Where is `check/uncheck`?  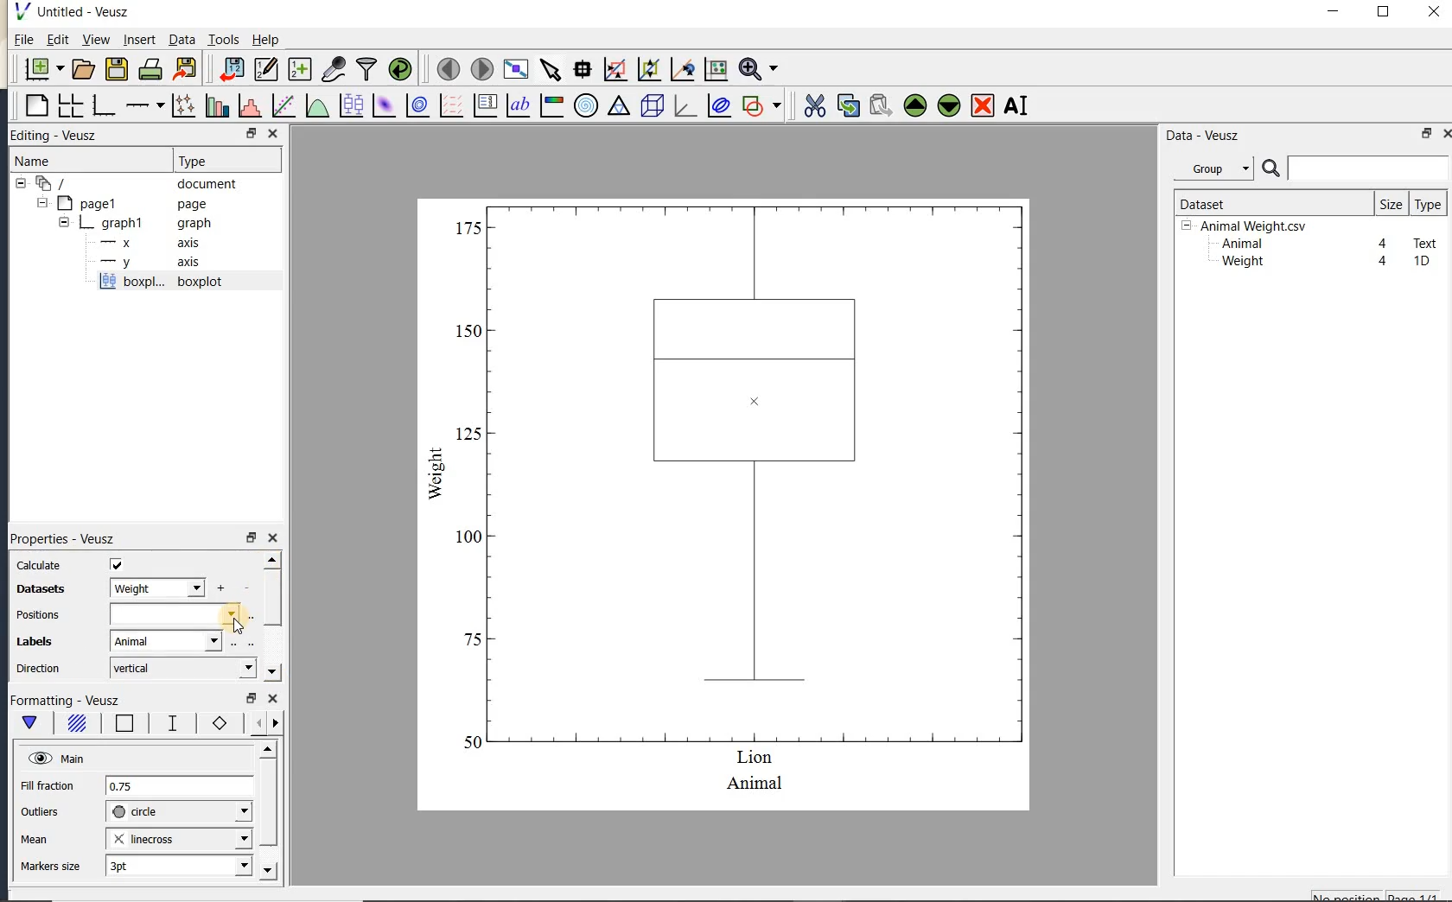
check/uncheck is located at coordinates (117, 566).